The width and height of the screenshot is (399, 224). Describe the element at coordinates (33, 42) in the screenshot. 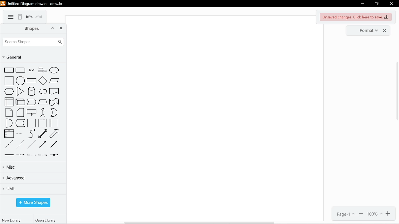

I see `search shapes` at that location.